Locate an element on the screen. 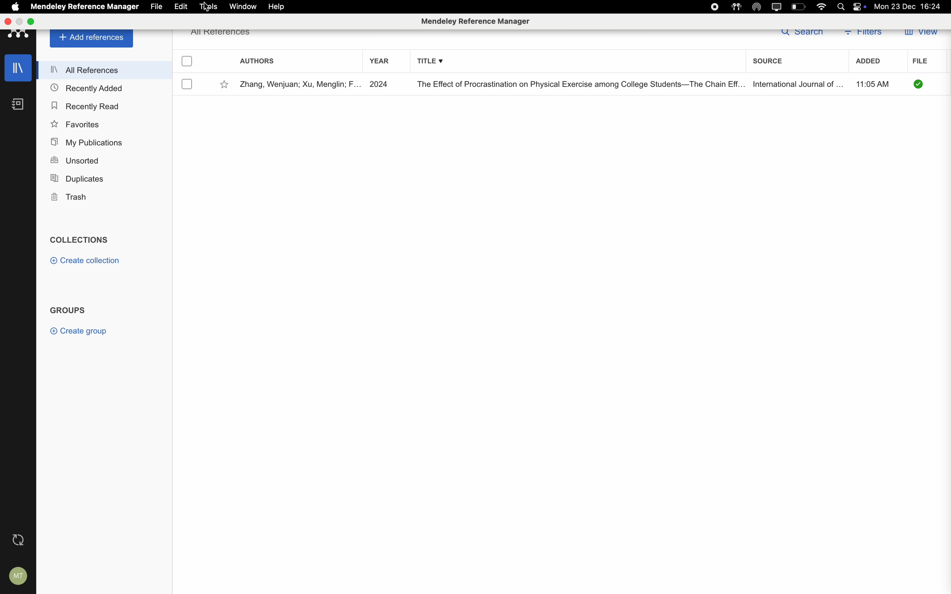 This screenshot has height=594, width=951. library is located at coordinates (18, 67).